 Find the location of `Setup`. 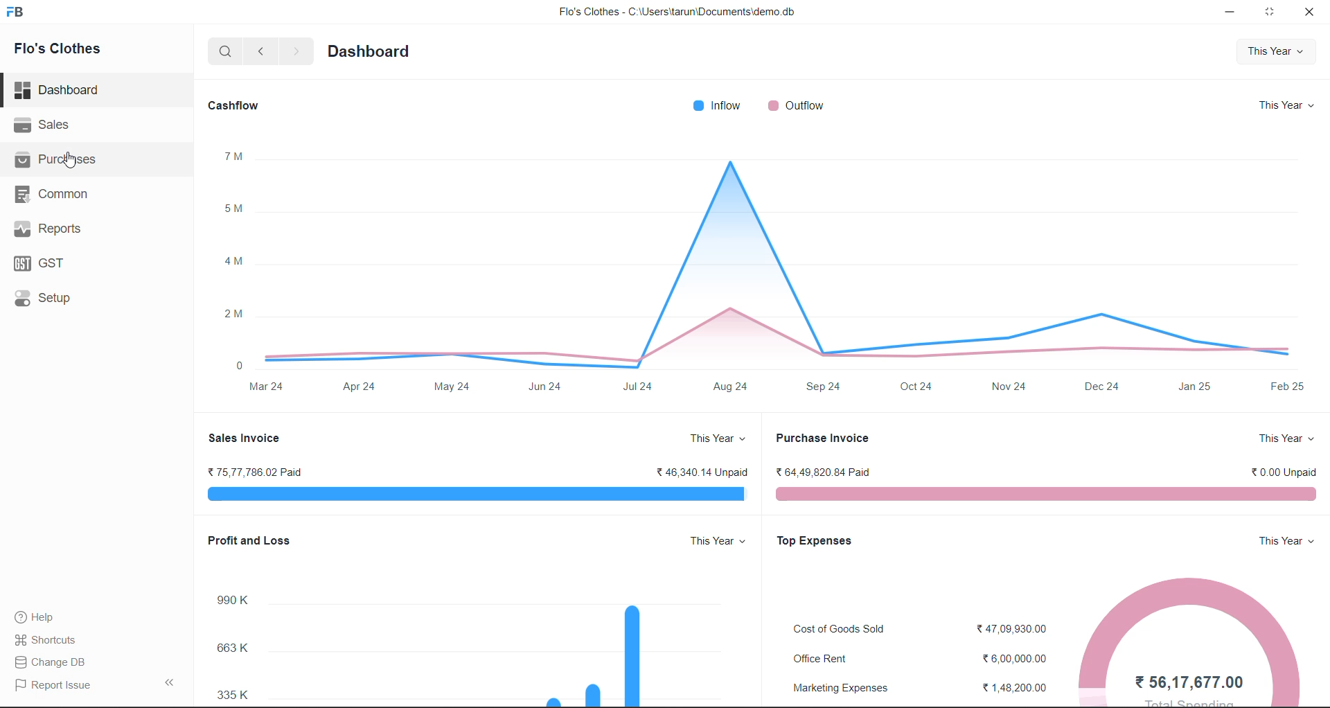

Setup is located at coordinates (39, 299).